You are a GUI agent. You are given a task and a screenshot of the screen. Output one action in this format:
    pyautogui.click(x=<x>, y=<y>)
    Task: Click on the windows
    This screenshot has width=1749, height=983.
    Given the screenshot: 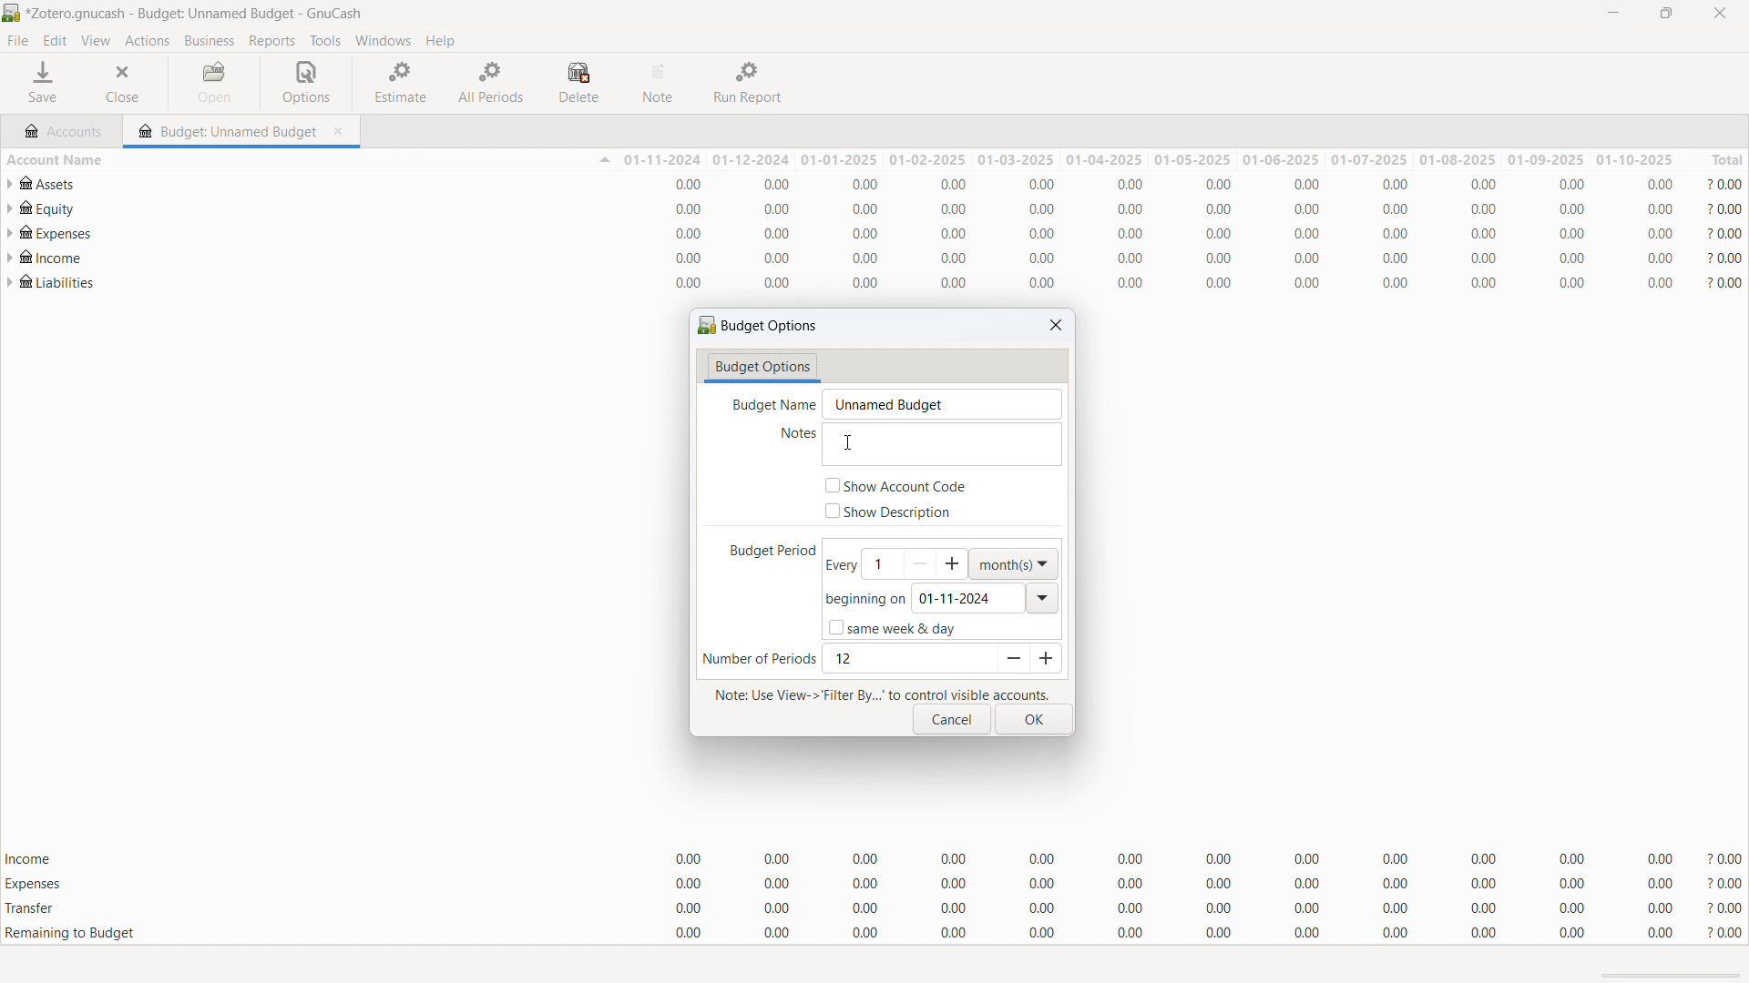 What is the action you would take?
    pyautogui.click(x=384, y=41)
    